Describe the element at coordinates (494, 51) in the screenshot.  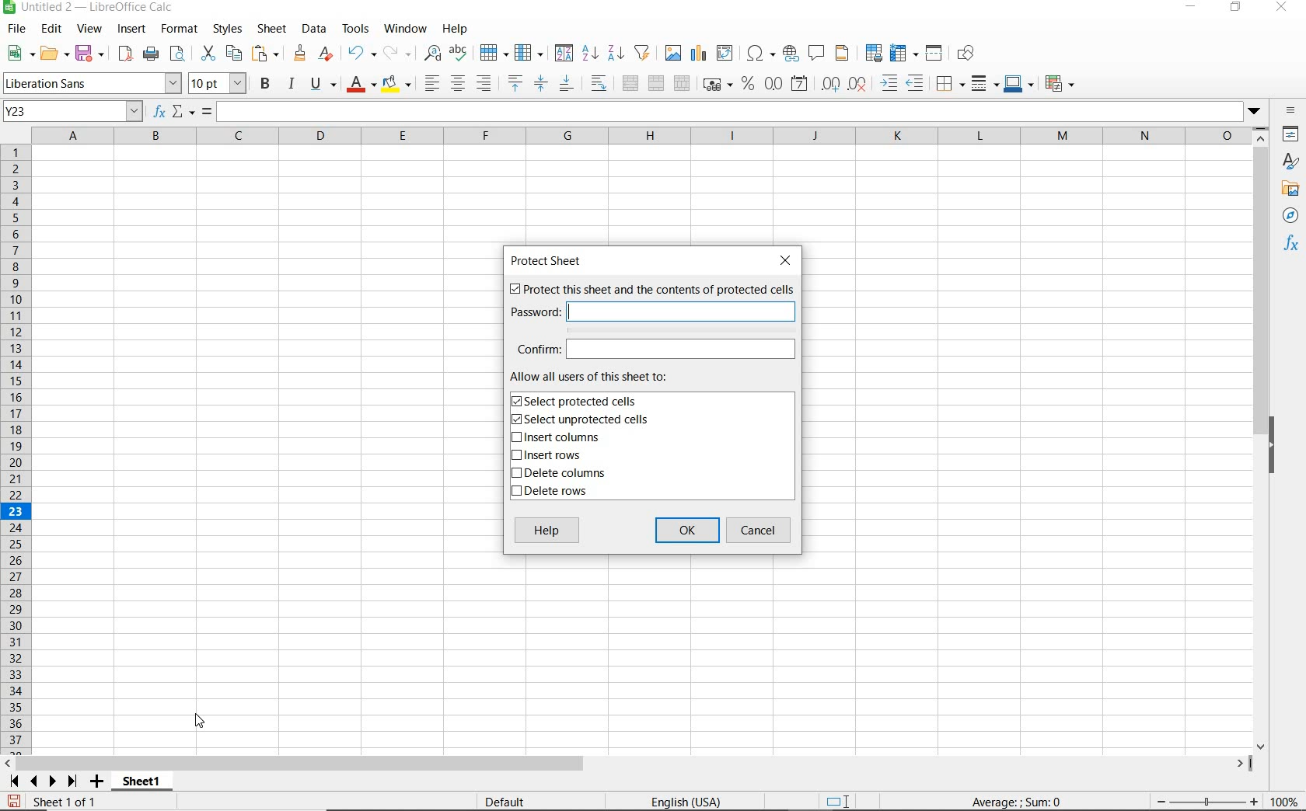
I see `ROW` at that location.